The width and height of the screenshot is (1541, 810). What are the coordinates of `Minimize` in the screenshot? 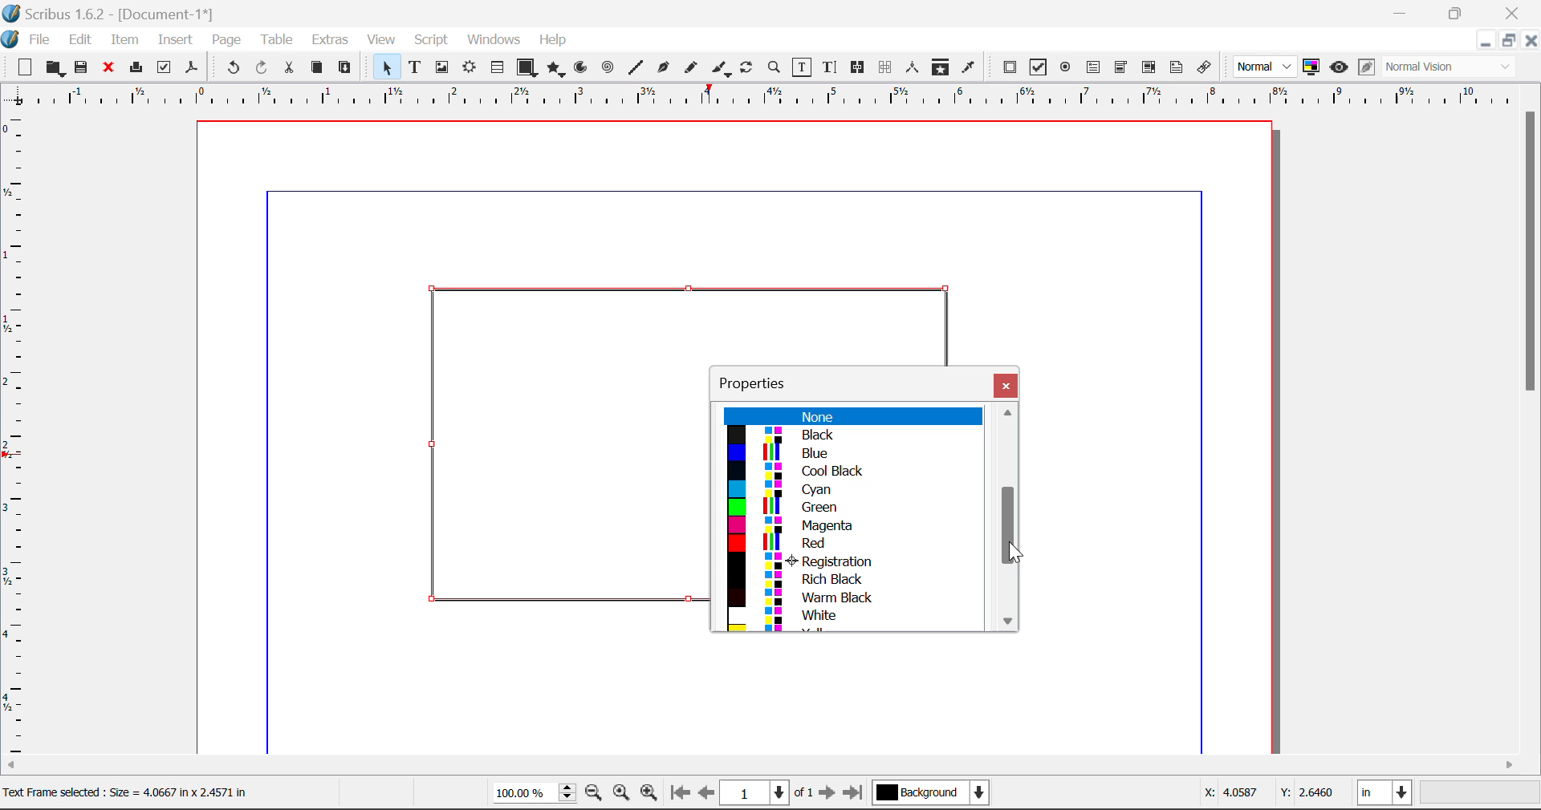 It's located at (1458, 12).